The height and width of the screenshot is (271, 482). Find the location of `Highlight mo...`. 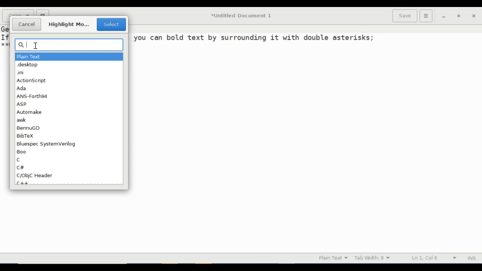

Highlight mo... is located at coordinates (69, 24).